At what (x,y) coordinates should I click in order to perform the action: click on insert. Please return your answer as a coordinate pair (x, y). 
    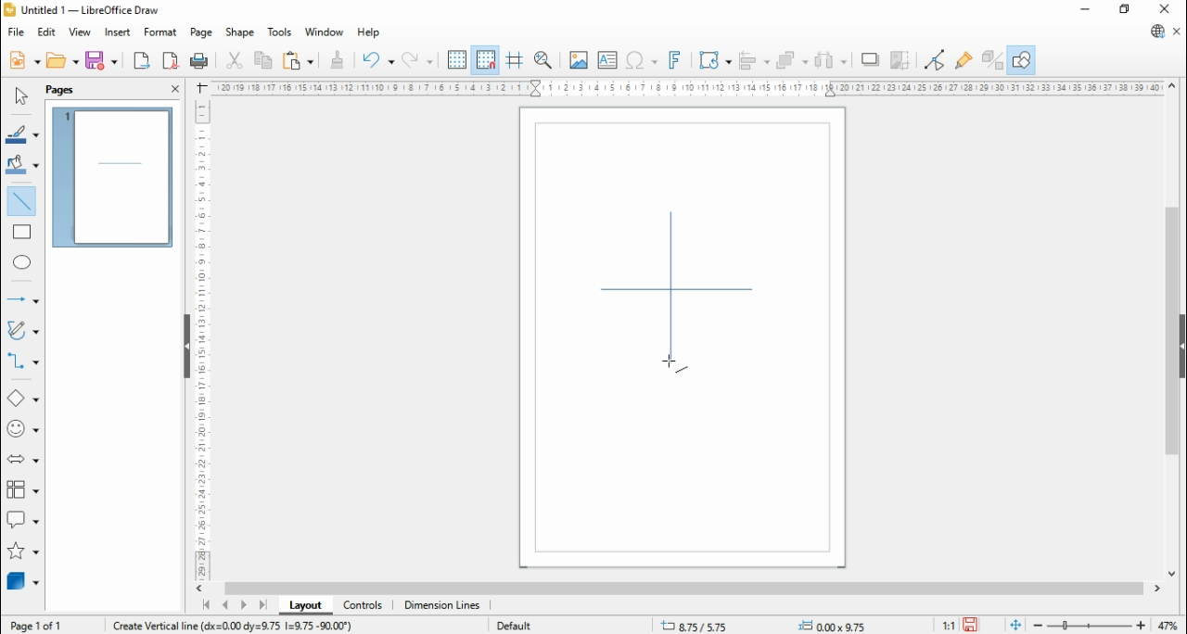
    Looking at the image, I should click on (117, 32).